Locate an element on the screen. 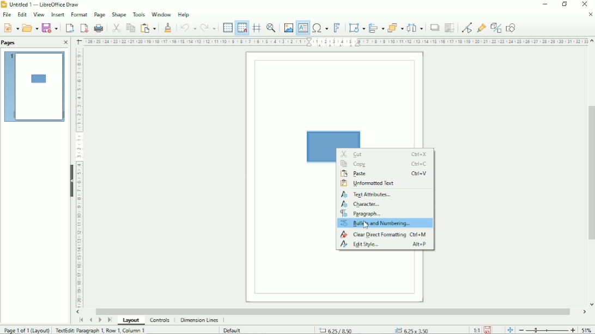 This screenshot has height=334, width=595. Open is located at coordinates (29, 28).